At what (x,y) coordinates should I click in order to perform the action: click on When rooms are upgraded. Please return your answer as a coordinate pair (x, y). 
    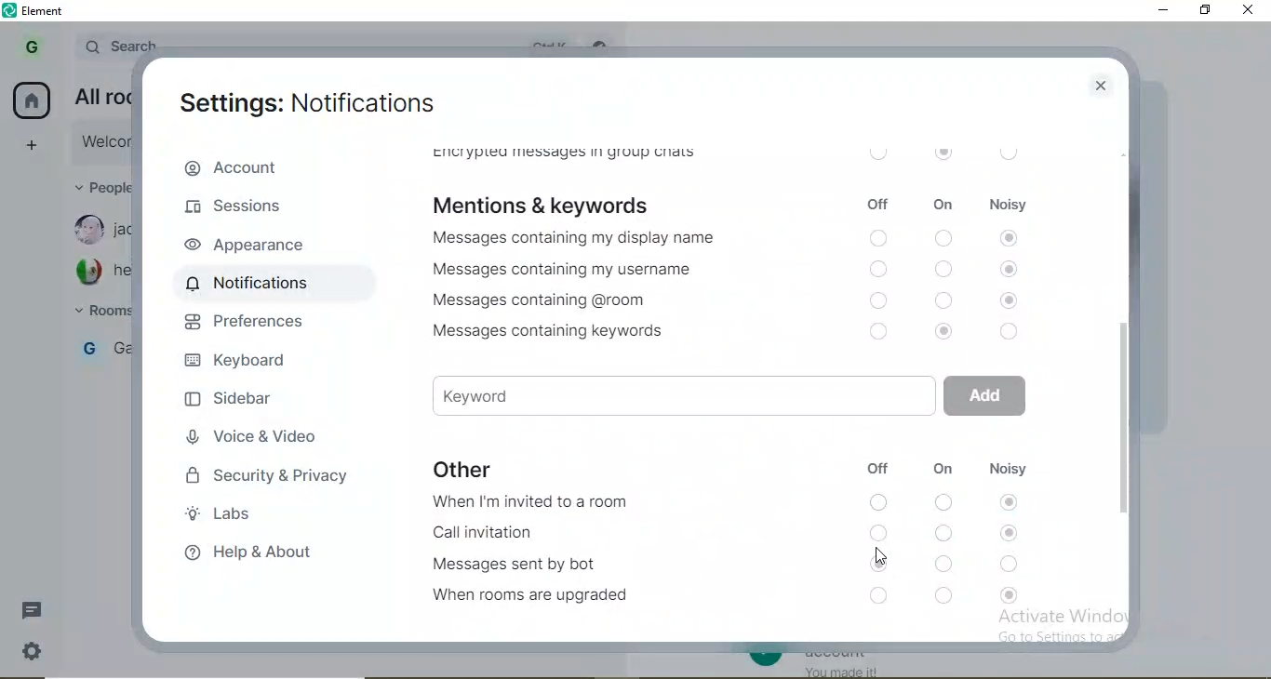
    Looking at the image, I should click on (526, 595).